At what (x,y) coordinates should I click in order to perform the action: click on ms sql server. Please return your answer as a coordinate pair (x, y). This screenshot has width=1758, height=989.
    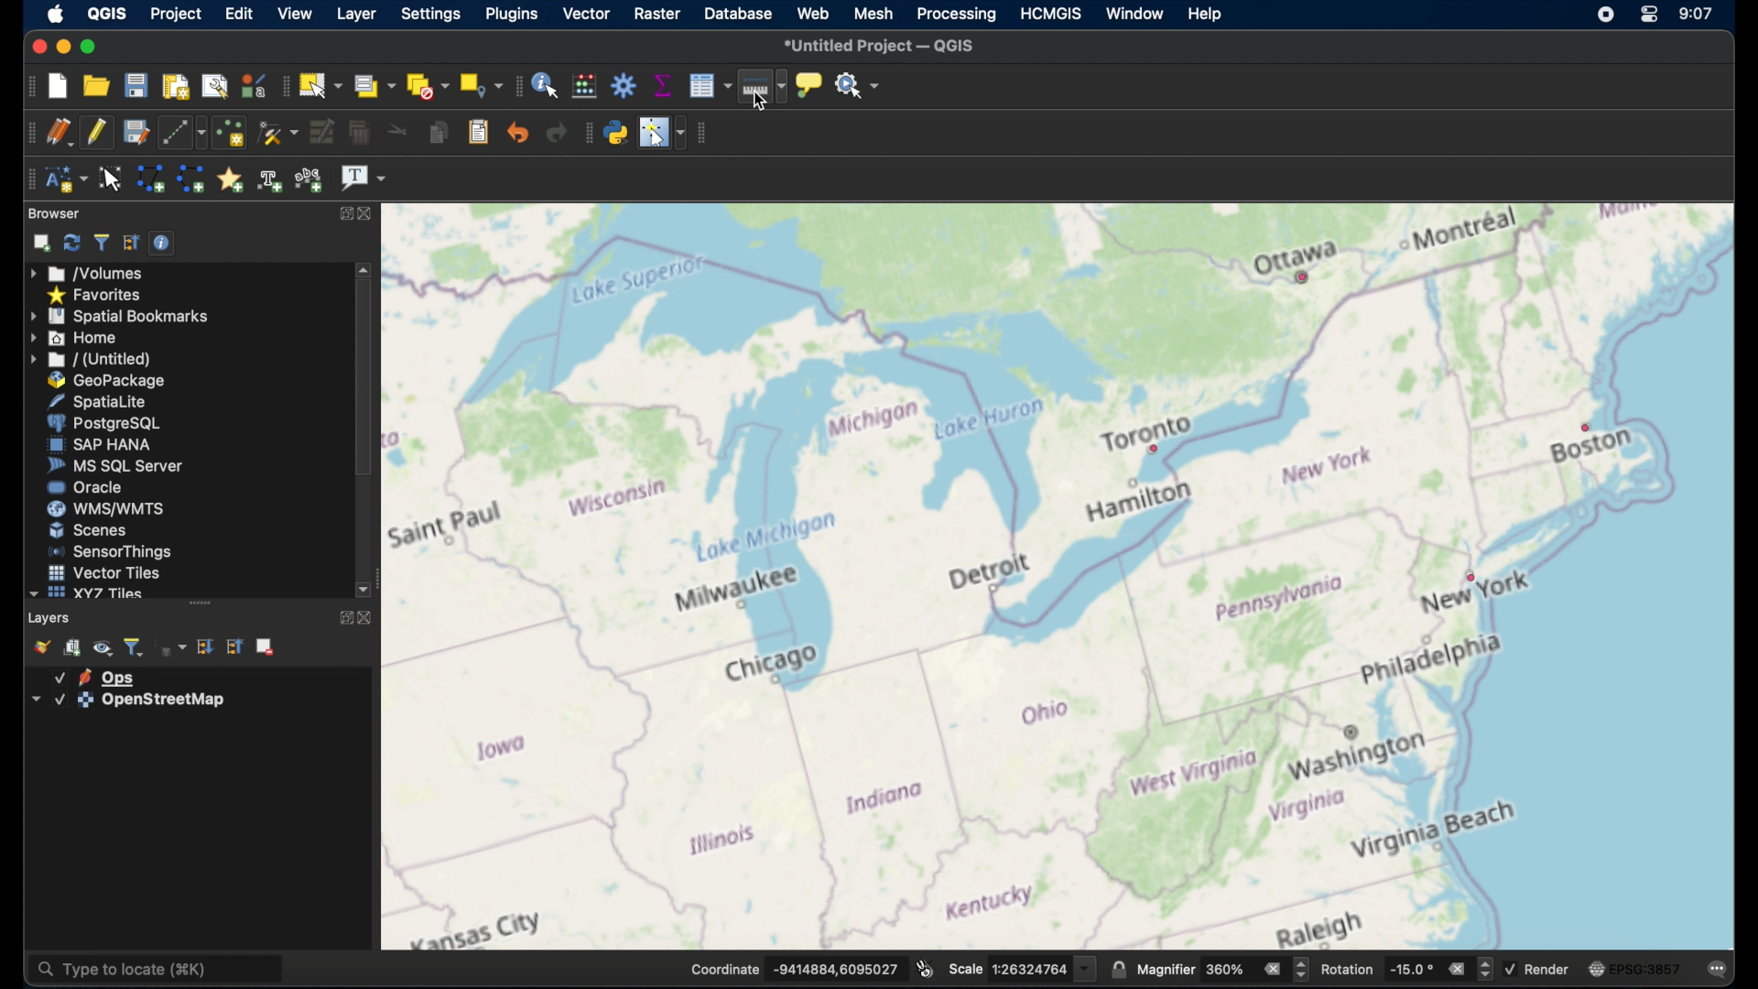
    Looking at the image, I should click on (114, 467).